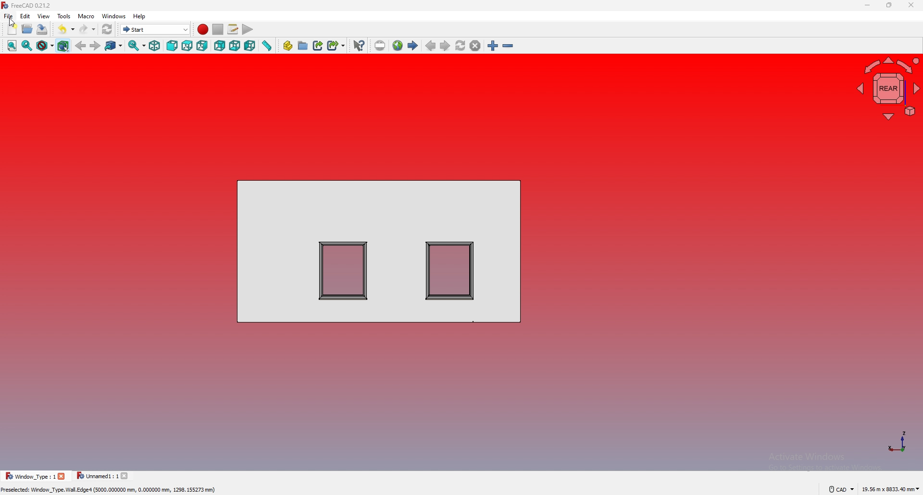 This screenshot has height=495, width=923. What do you see at coordinates (233, 29) in the screenshot?
I see `macros` at bounding box center [233, 29].